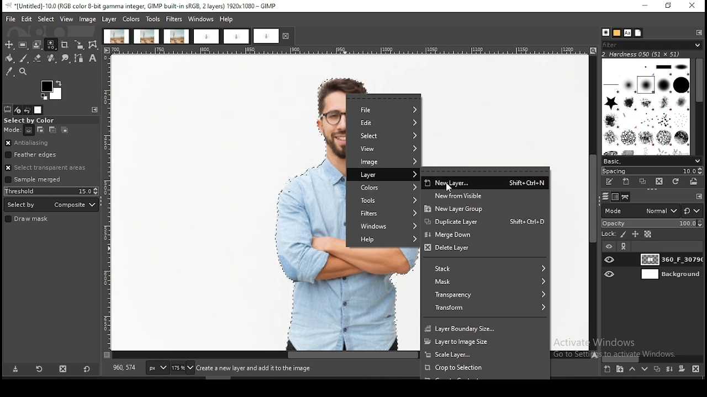 The width and height of the screenshot is (707, 397). What do you see at coordinates (51, 205) in the screenshot?
I see `select by` at bounding box center [51, 205].